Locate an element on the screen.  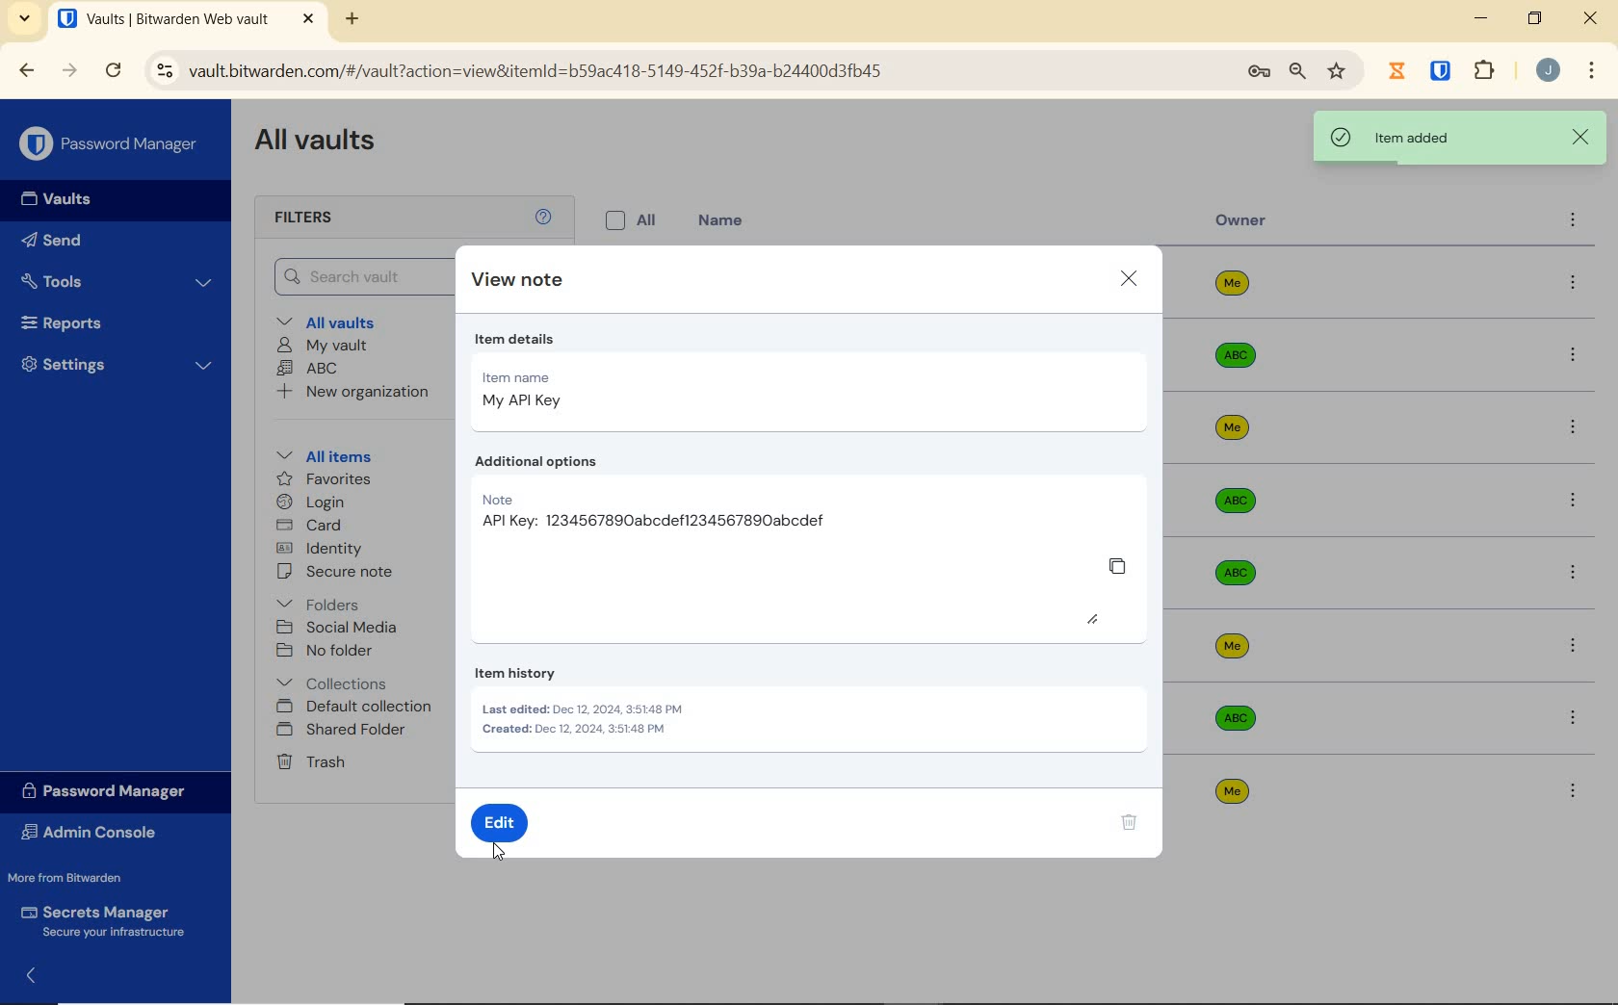
owner is located at coordinates (1241, 222).